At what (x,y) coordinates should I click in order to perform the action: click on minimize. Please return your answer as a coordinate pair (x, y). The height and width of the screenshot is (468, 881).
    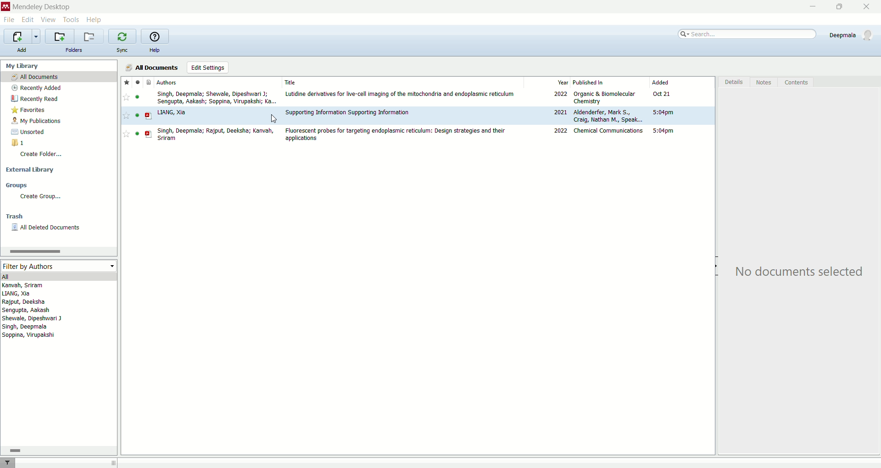
    Looking at the image, I should click on (813, 6).